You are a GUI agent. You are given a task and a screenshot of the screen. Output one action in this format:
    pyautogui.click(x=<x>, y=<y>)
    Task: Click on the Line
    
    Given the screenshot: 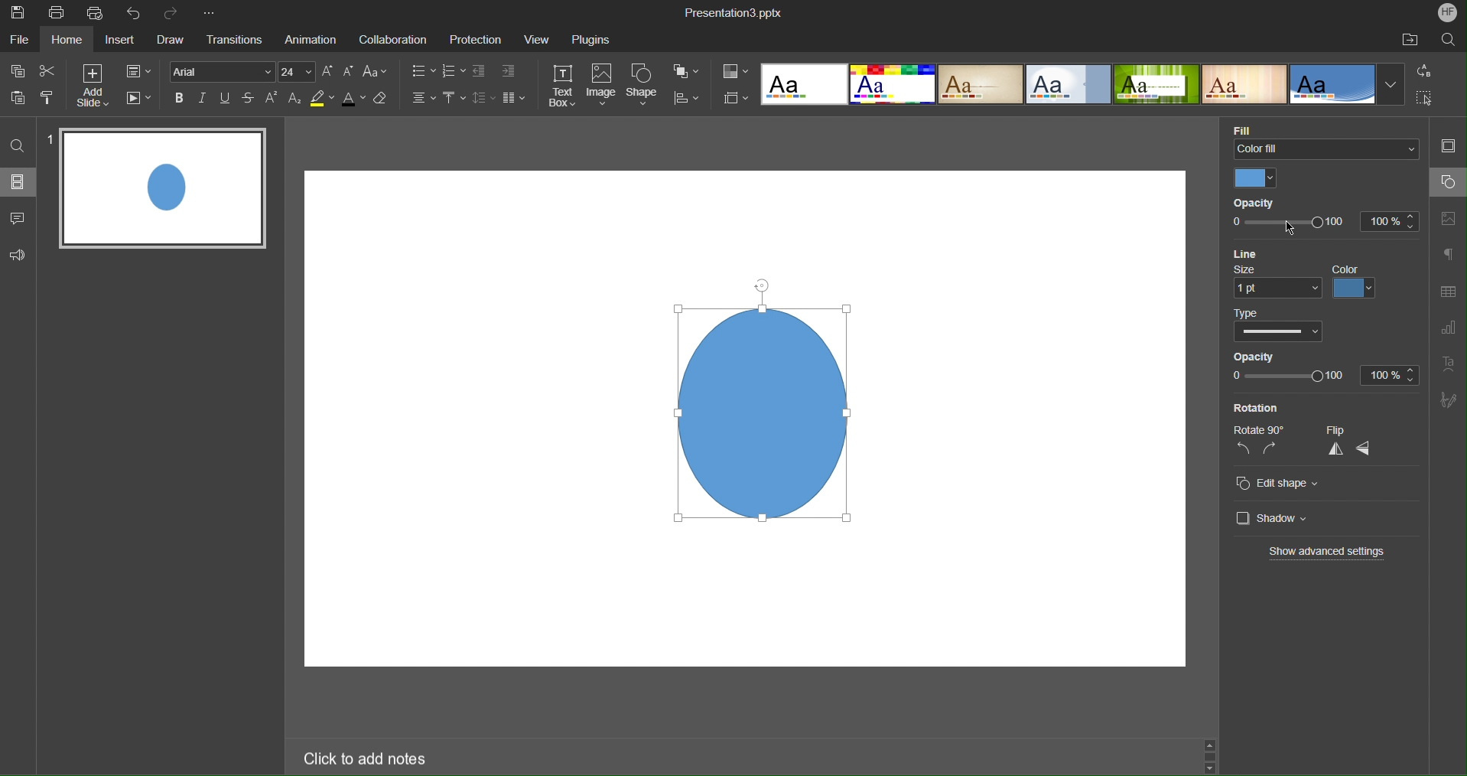 What is the action you would take?
    pyautogui.click(x=1253, y=253)
    